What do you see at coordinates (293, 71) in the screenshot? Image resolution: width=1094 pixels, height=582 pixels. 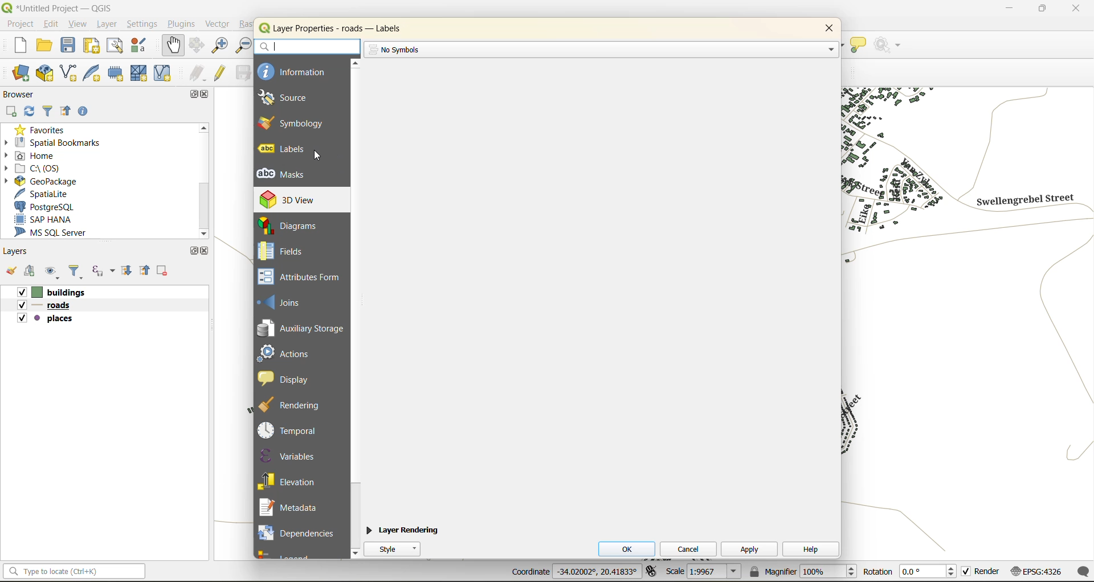 I see `information` at bounding box center [293, 71].